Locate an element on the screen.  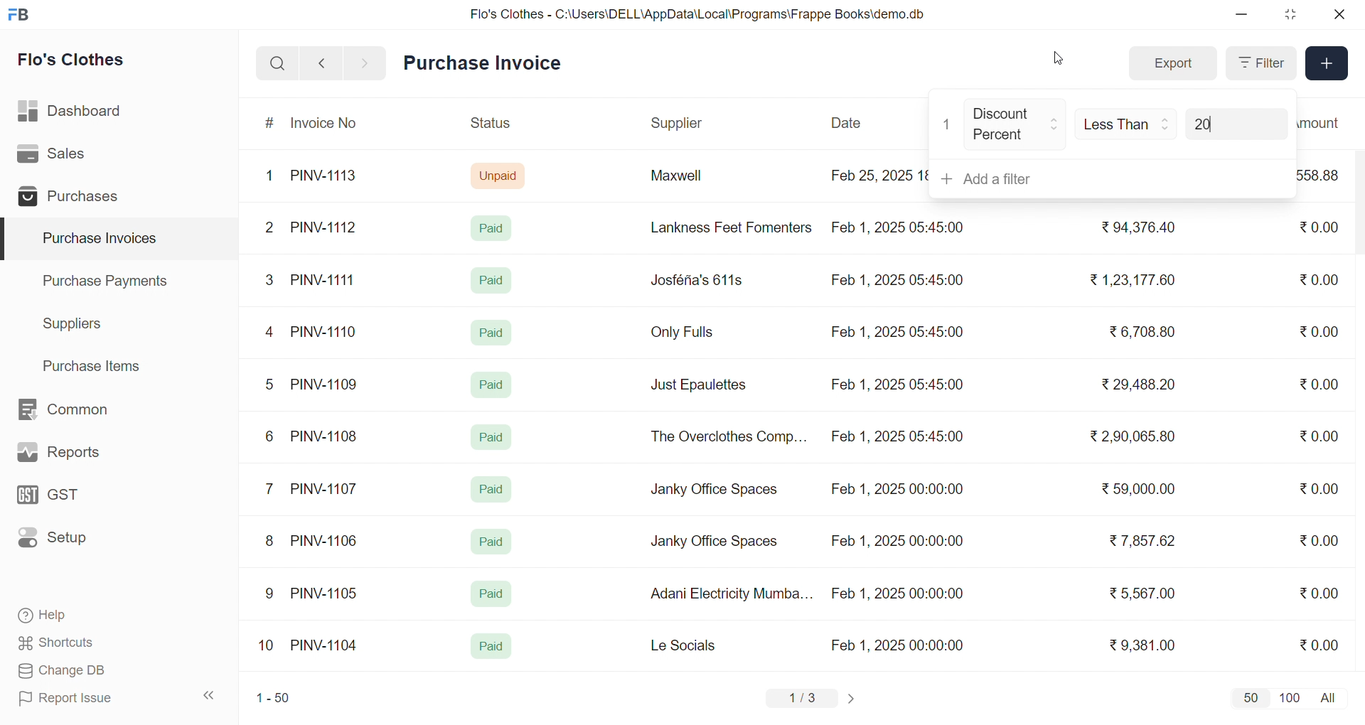
Flo's Clothes - C:\Users\DELL\AppData\Local\Programs\Frappe Books\demo.db is located at coordinates (698, 14).